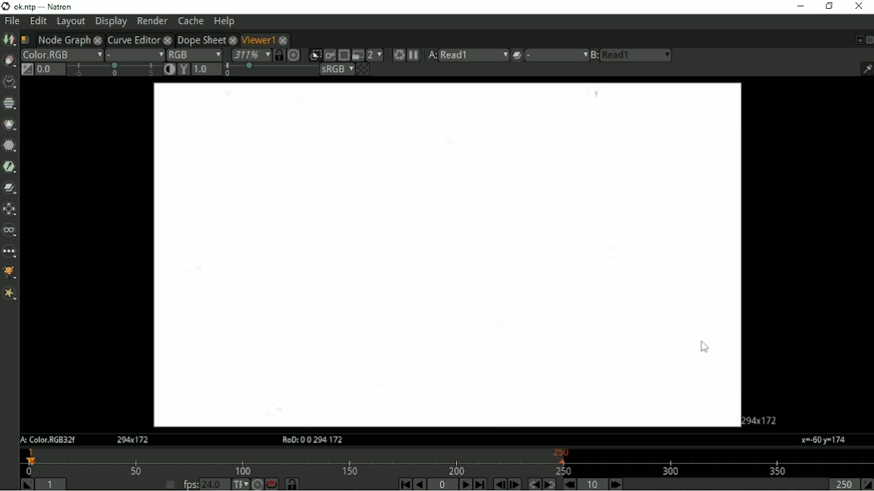  I want to click on Curve Editor, so click(134, 38).